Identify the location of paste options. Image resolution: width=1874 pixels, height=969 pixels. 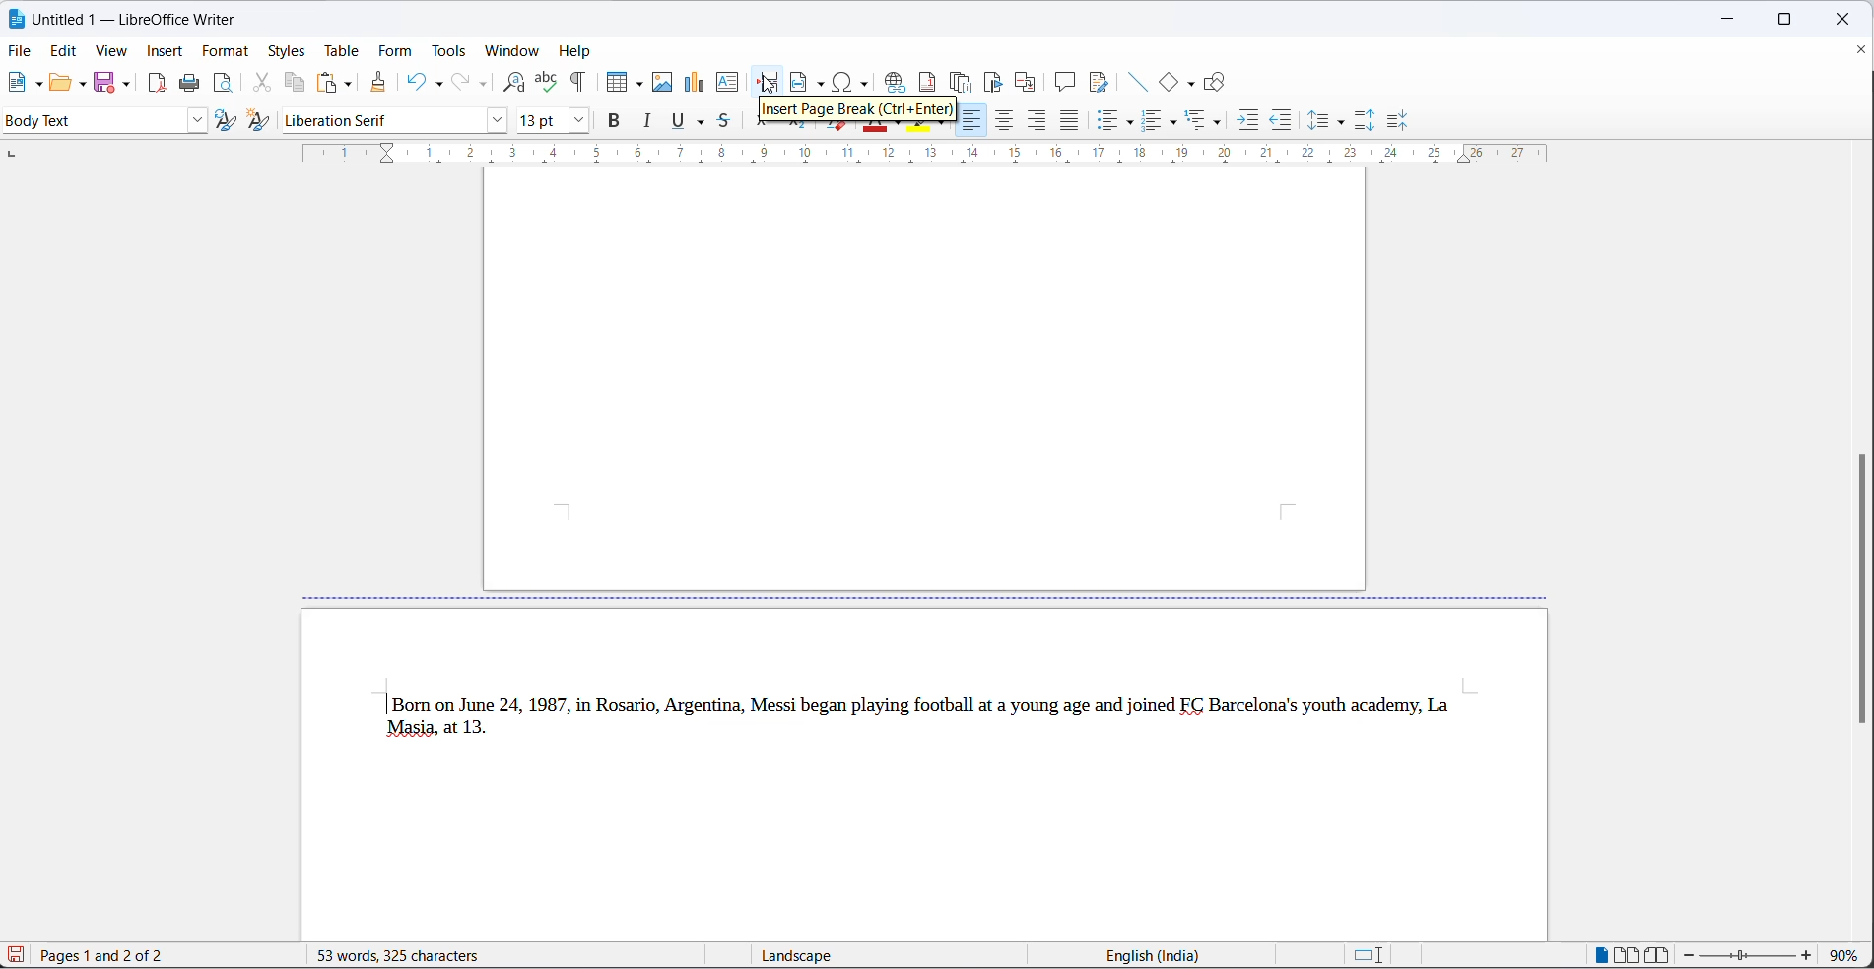
(345, 82).